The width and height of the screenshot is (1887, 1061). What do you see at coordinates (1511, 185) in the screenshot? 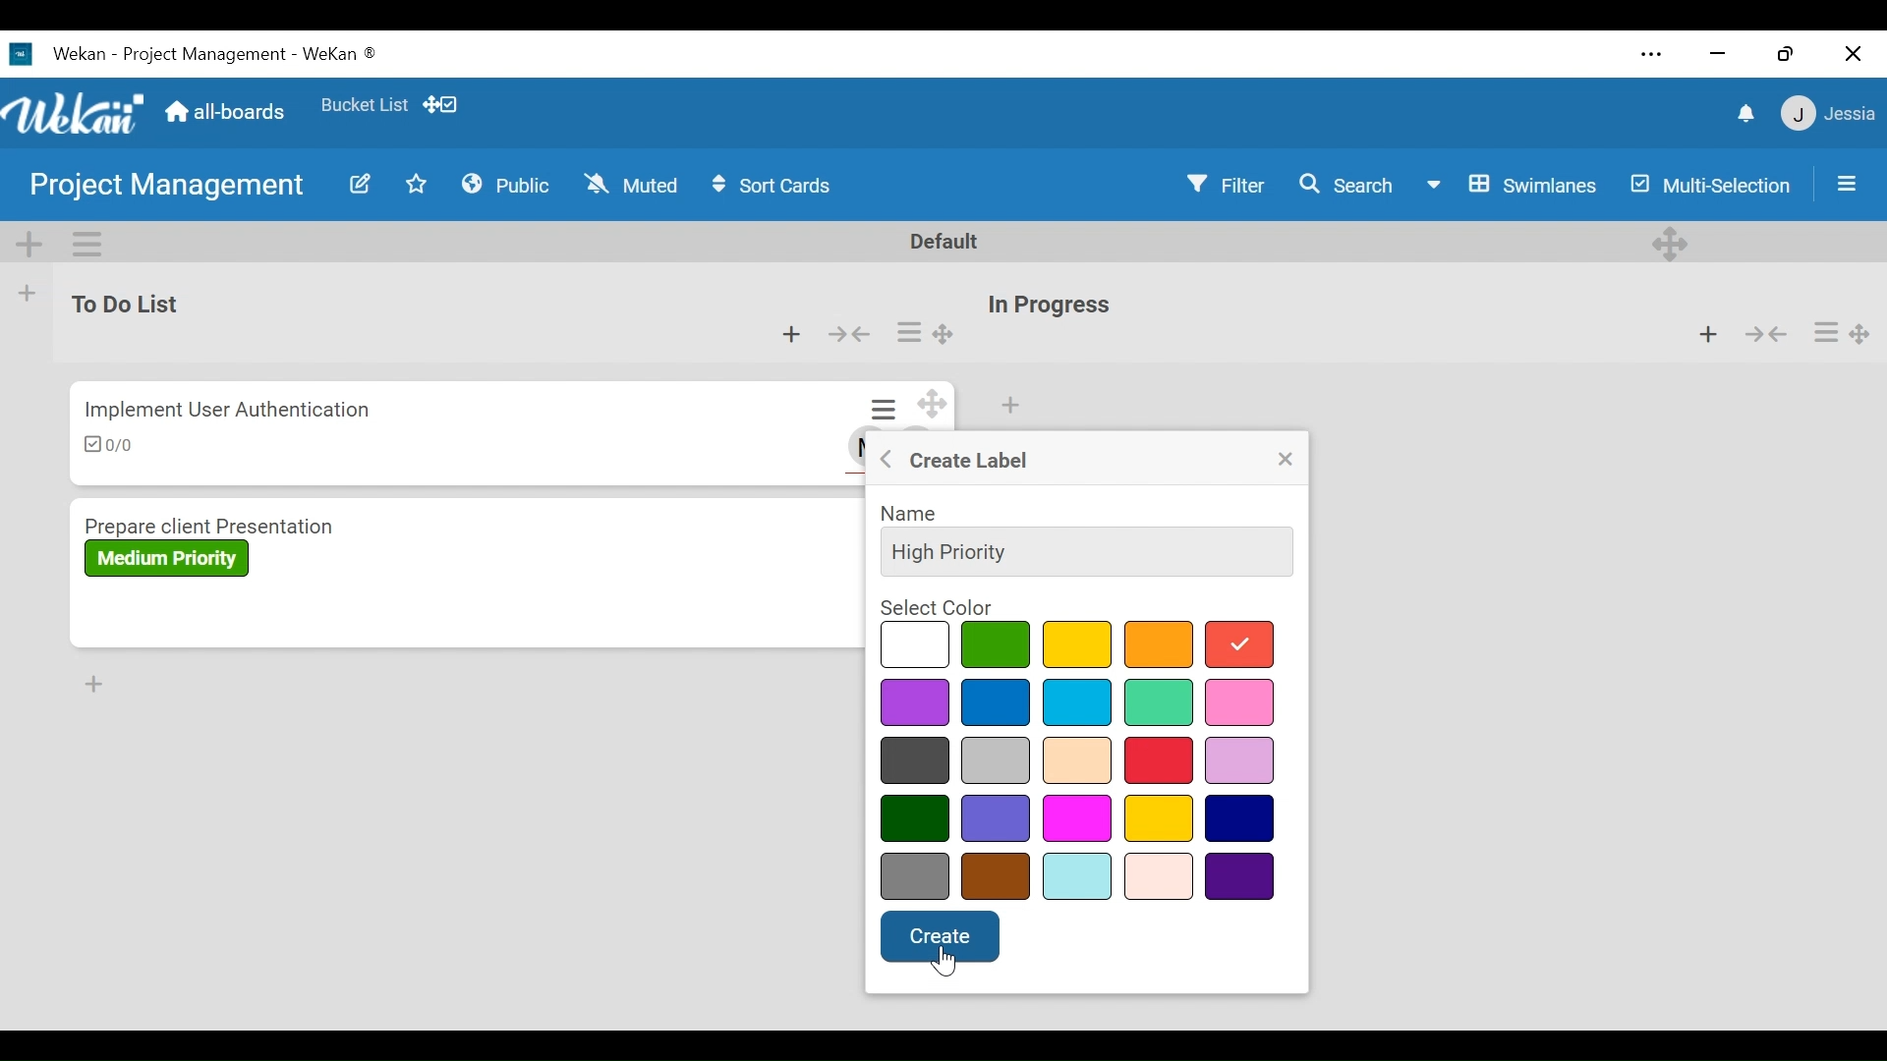
I see `Board View` at bounding box center [1511, 185].